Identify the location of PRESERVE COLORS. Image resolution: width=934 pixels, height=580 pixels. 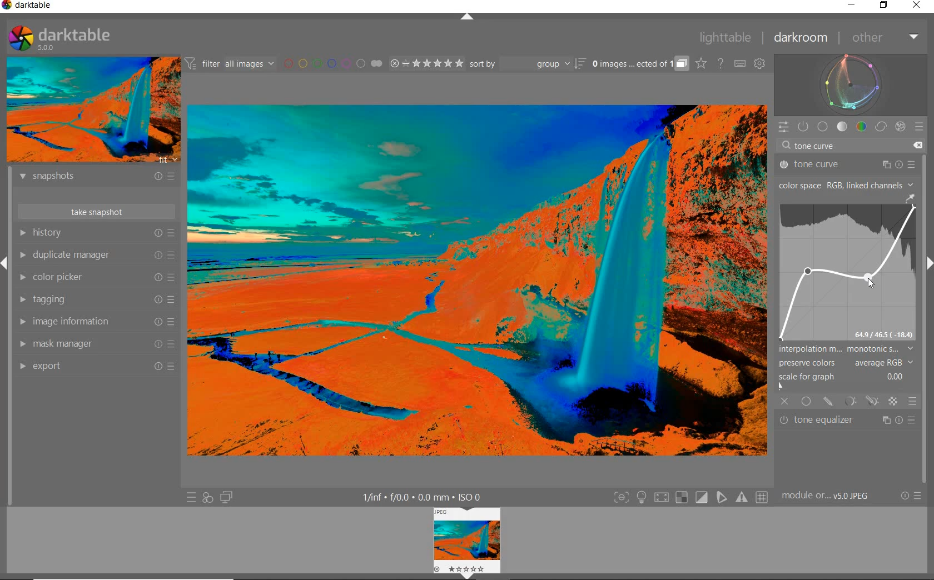
(848, 363).